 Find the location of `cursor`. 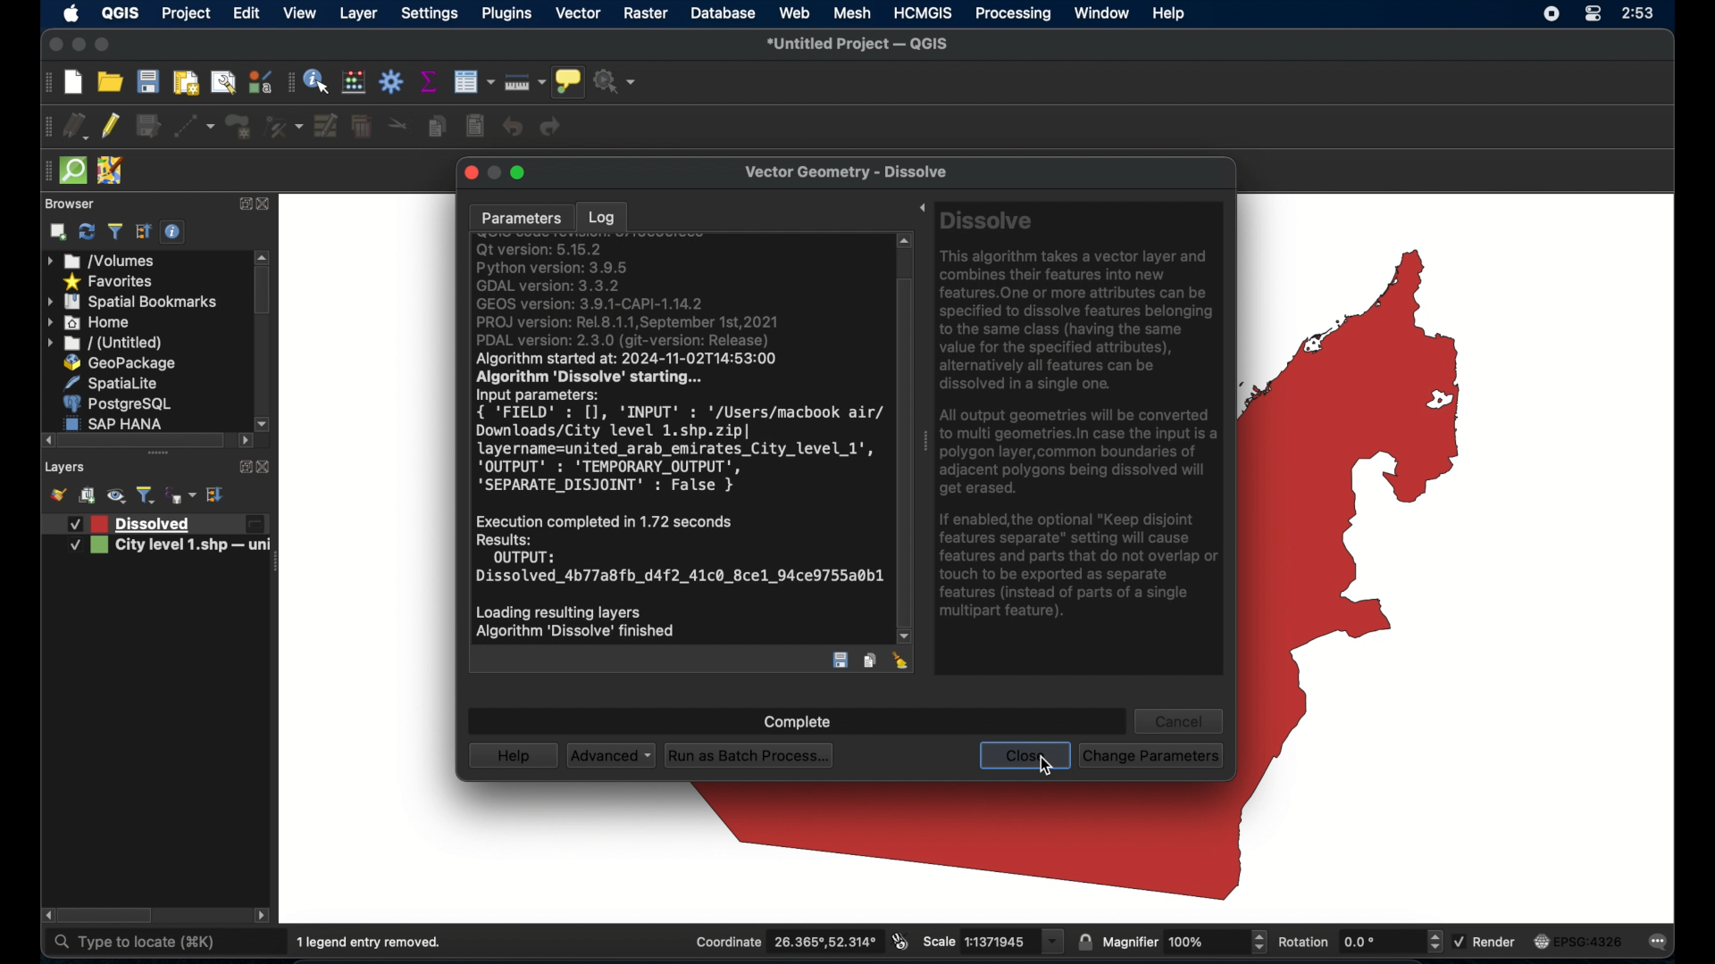

cursor is located at coordinates (1046, 768).